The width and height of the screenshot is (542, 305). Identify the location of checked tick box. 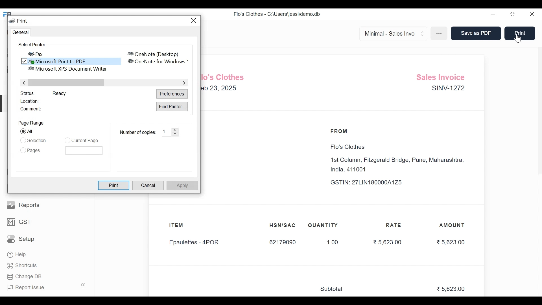
(25, 62).